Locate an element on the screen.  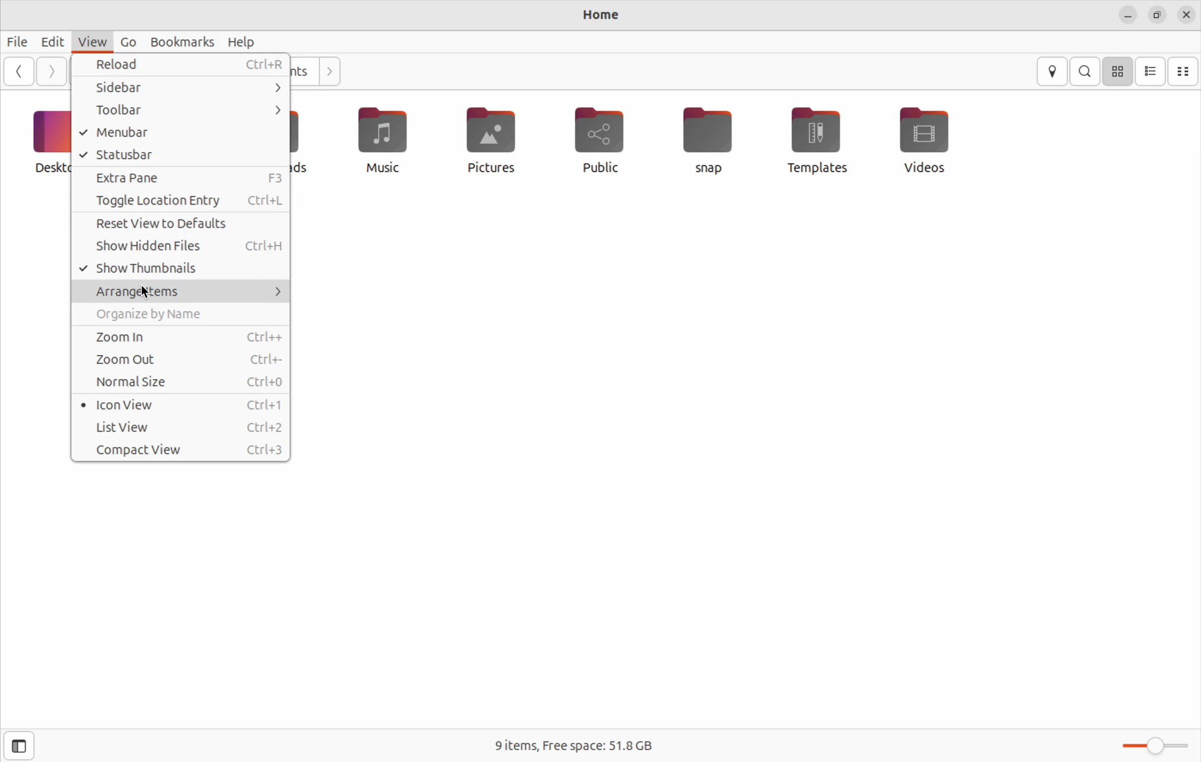
search bar is located at coordinates (1086, 70).